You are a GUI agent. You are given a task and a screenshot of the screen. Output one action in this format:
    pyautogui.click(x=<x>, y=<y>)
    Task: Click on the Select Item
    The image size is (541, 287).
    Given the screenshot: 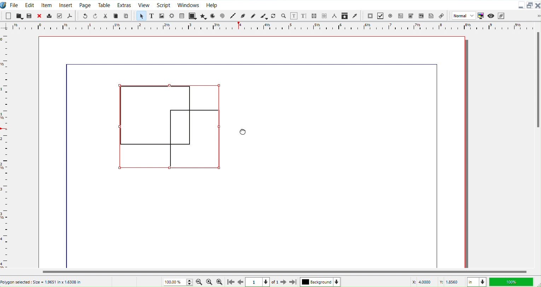 What is the action you would take?
    pyautogui.click(x=141, y=16)
    